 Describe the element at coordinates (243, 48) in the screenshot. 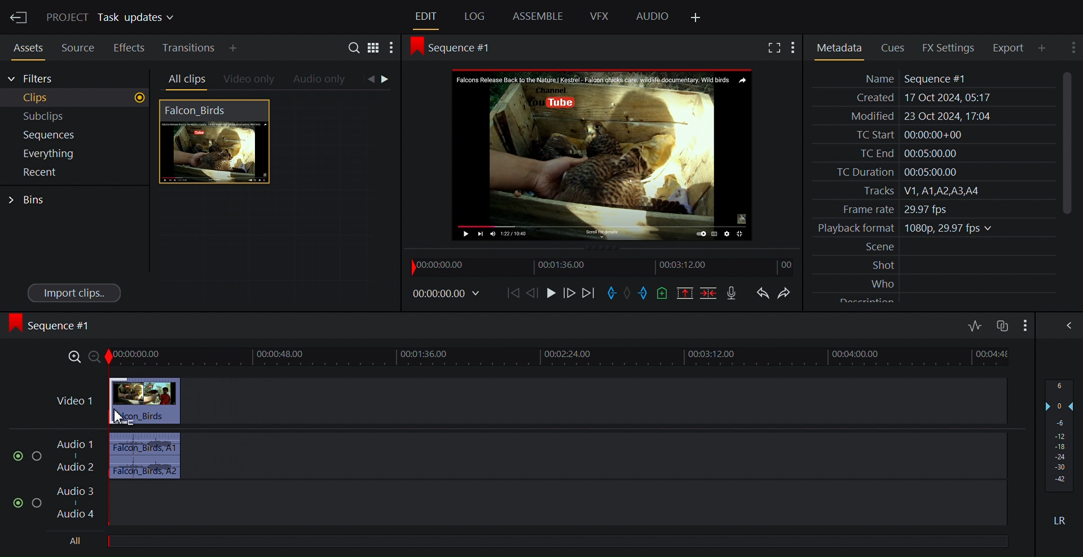

I see `Add` at that location.